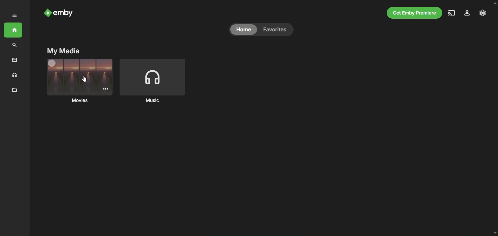  Describe the element at coordinates (468, 13) in the screenshot. I see `settings` at that location.